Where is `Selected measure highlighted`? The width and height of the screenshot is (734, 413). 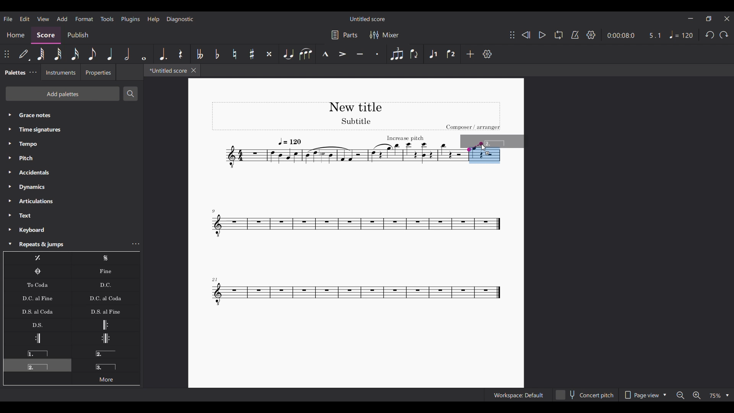 Selected measure highlighted is located at coordinates (484, 160).